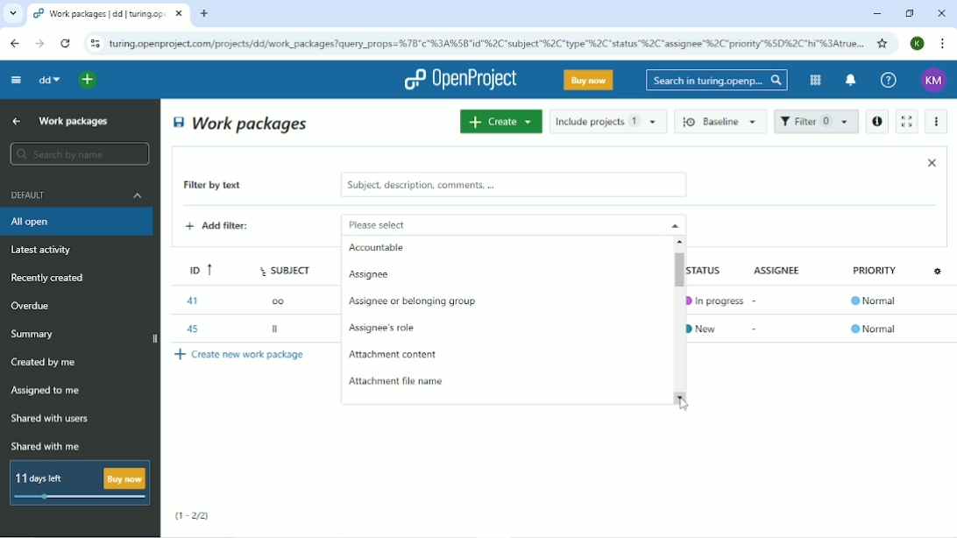 This screenshot has width=957, height=538. I want to click on Search tabs, so click(13, 14).